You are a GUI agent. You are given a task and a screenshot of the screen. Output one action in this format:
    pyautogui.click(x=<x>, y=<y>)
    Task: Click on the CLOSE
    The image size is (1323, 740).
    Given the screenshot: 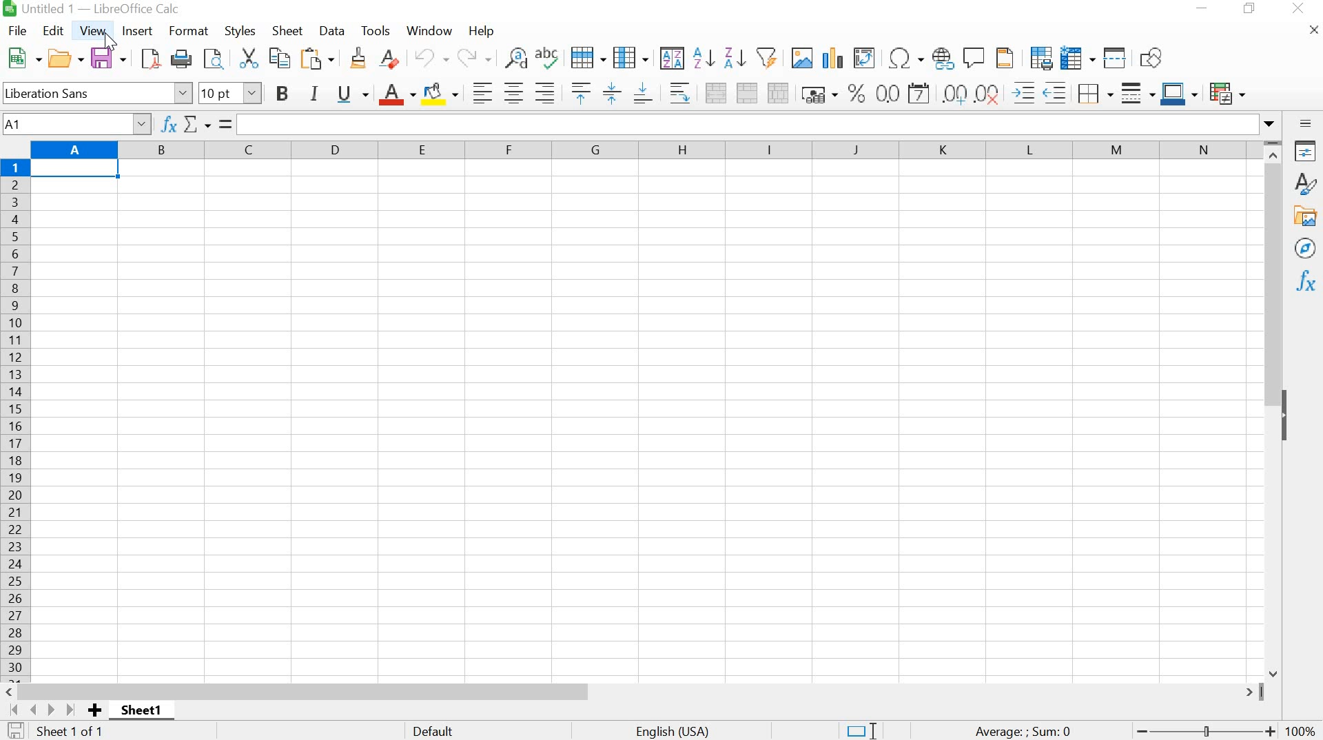 What is the action you would take?
    pyautogui.click(x=1298, y=10)
    